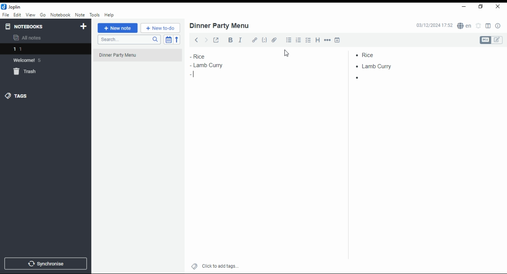  What do you see at coordinates (215, 40) in the screenshot?
I see `toggle external editing` at bounding box center [215, 40].